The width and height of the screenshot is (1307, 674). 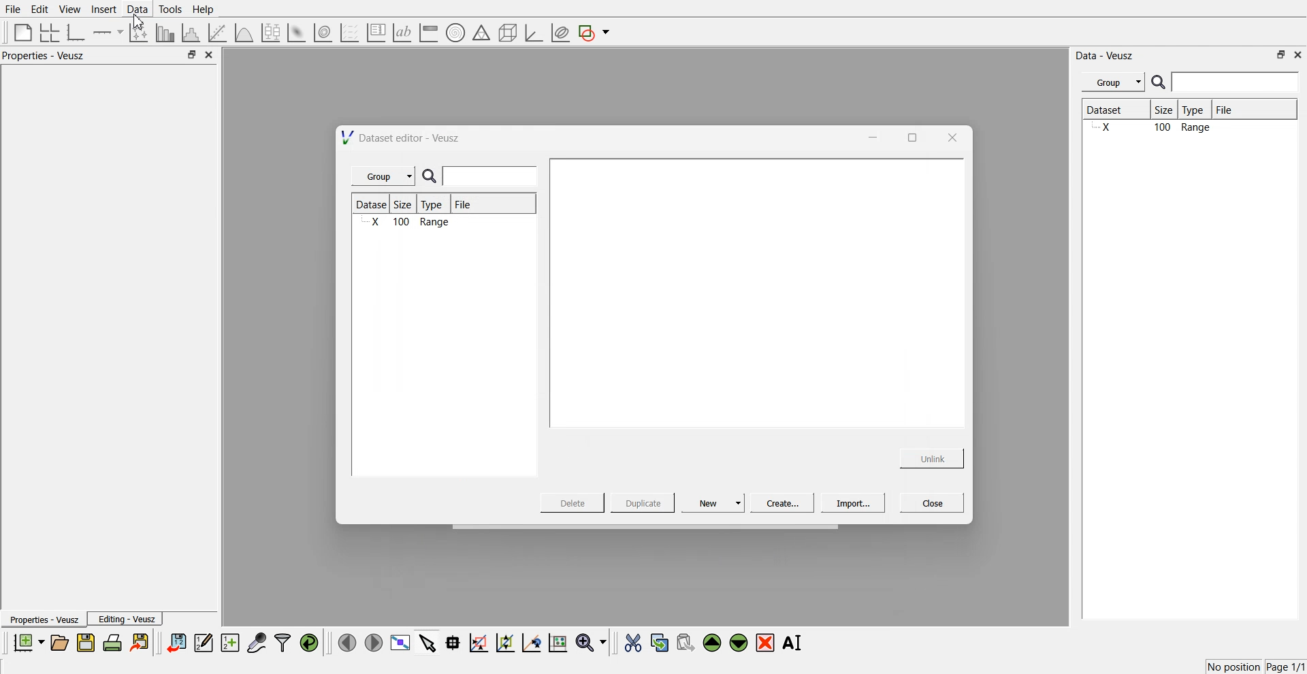 I want to click on Rename the selected widgets, so click(x=795, y=643).